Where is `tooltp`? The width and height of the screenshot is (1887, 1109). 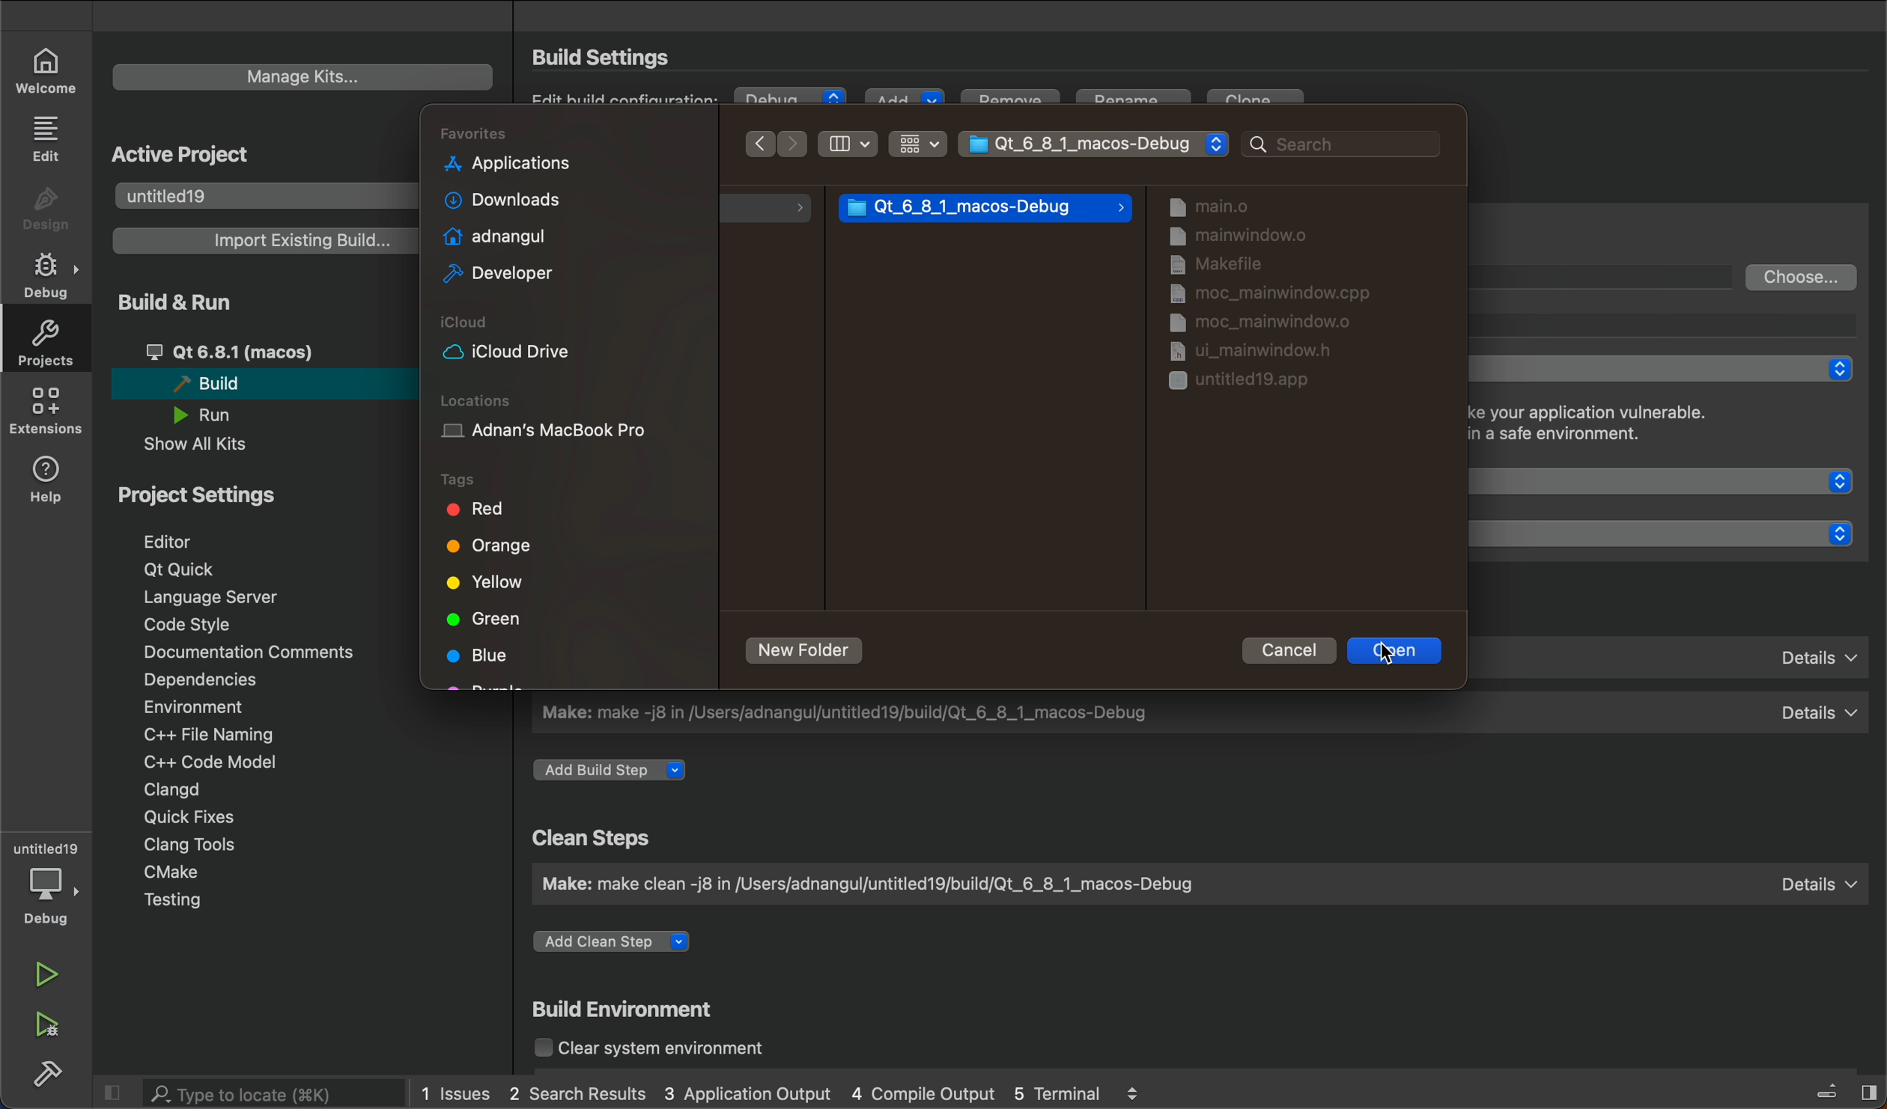 tooltp is located at coordinates (1677, 324).